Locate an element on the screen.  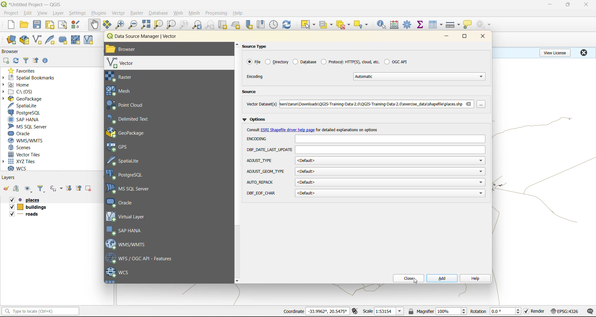
view is located at coordinates (43, 14).